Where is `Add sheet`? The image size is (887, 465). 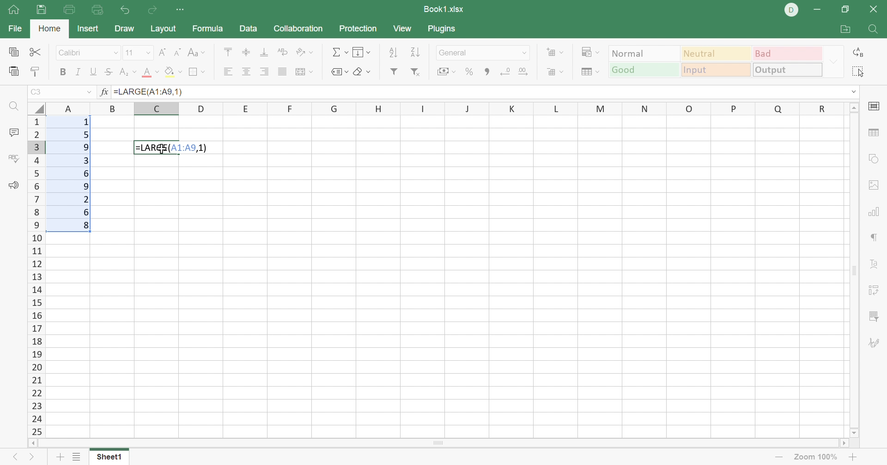 Add sheet is located at coordinates (59, 459).